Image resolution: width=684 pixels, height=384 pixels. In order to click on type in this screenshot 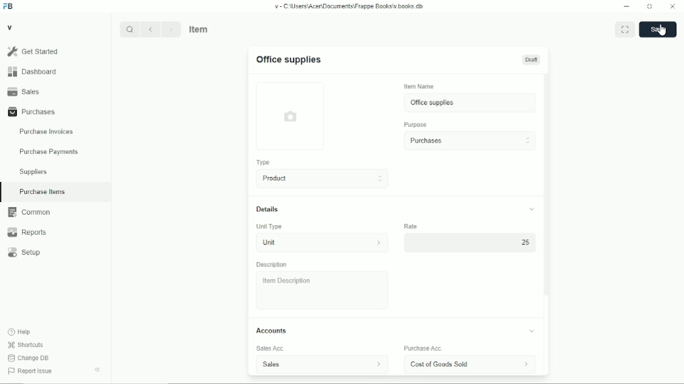, I will do `click(264, 163)`.